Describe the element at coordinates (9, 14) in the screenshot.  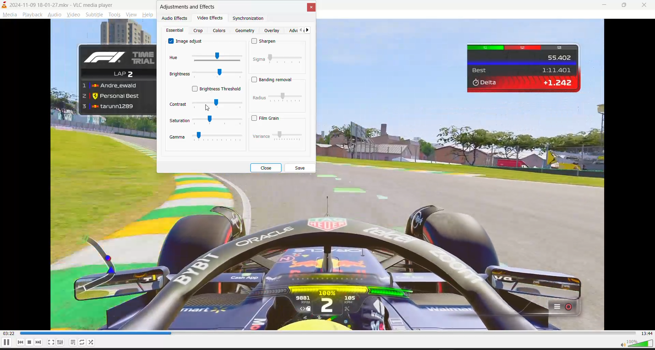
I see `media` at that location.